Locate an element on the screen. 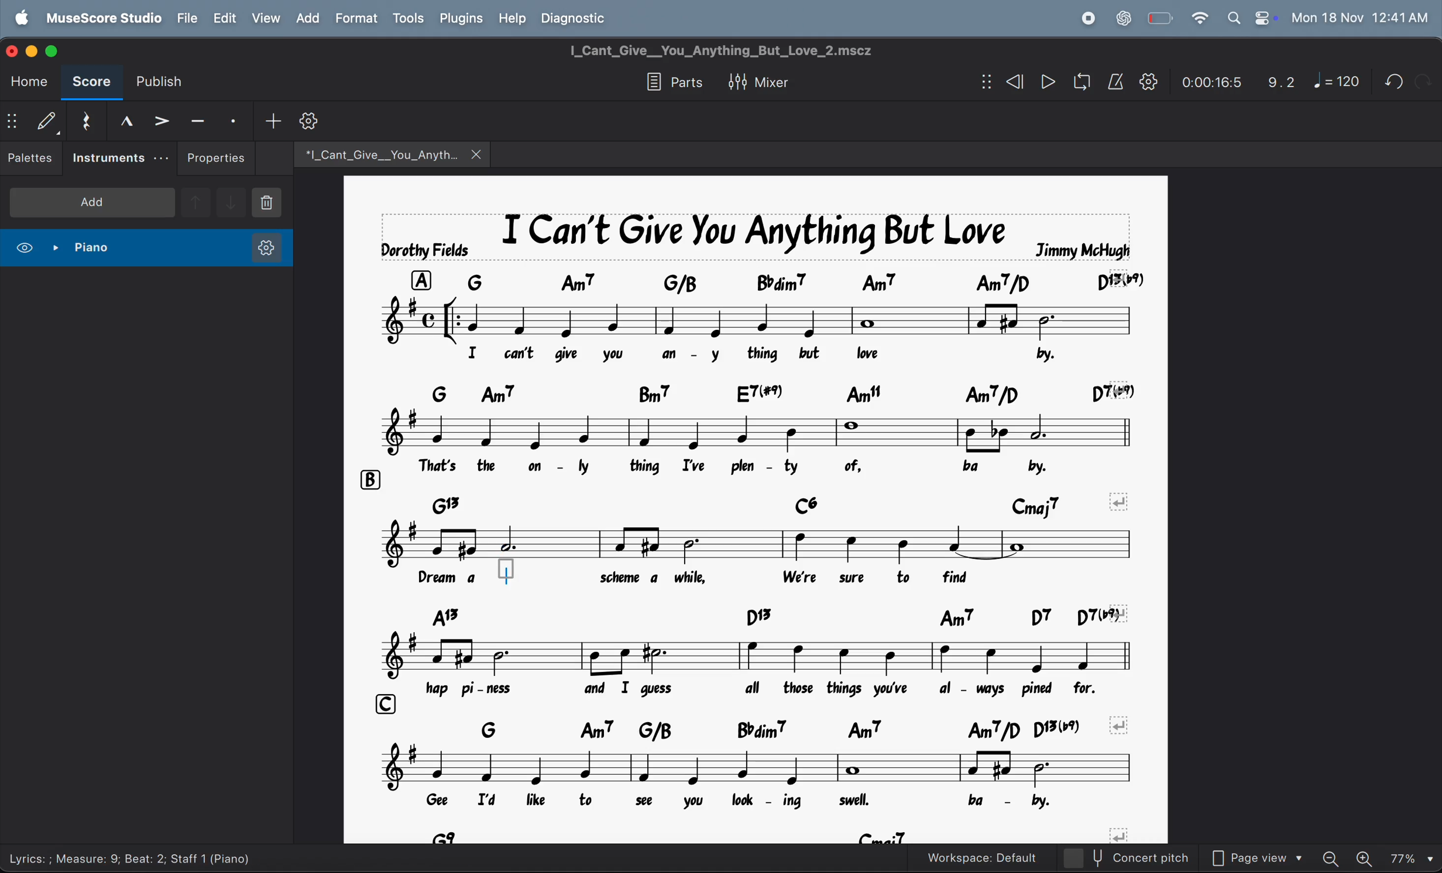  stacatto is located at coordinates (233, 118).